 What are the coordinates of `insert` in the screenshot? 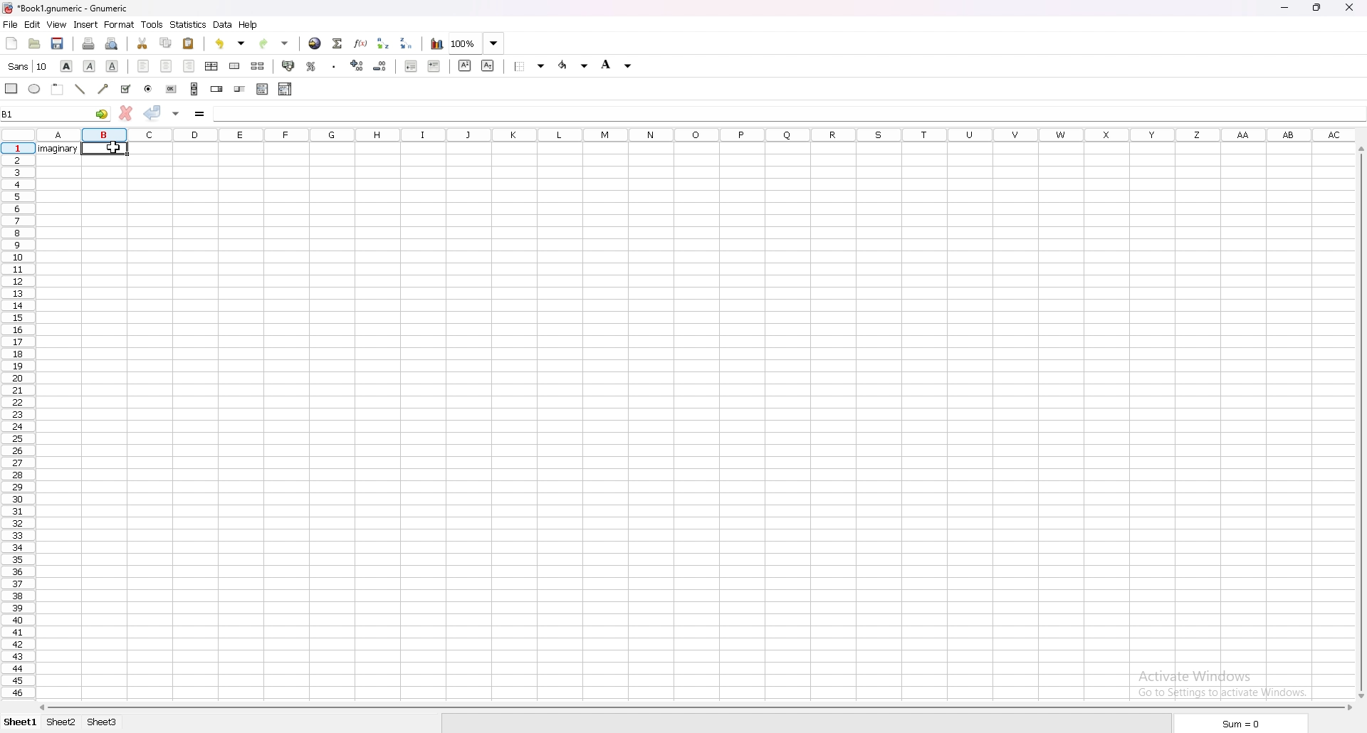 It's located at (86, 25).